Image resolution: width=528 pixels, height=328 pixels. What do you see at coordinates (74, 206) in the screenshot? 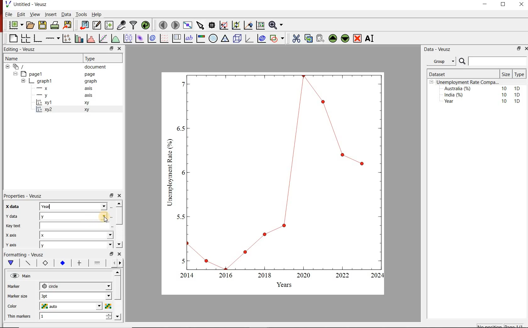
I see `Year` at bounding box center [74, 206].